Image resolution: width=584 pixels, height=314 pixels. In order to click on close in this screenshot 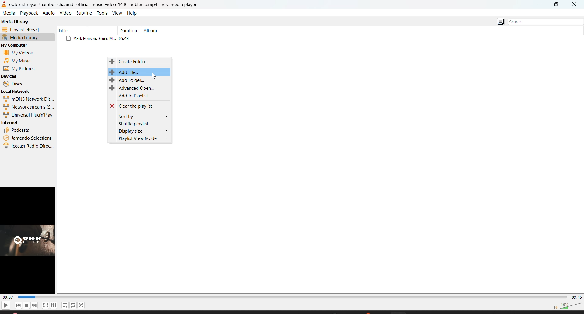, I will do `click(573, 5)`.